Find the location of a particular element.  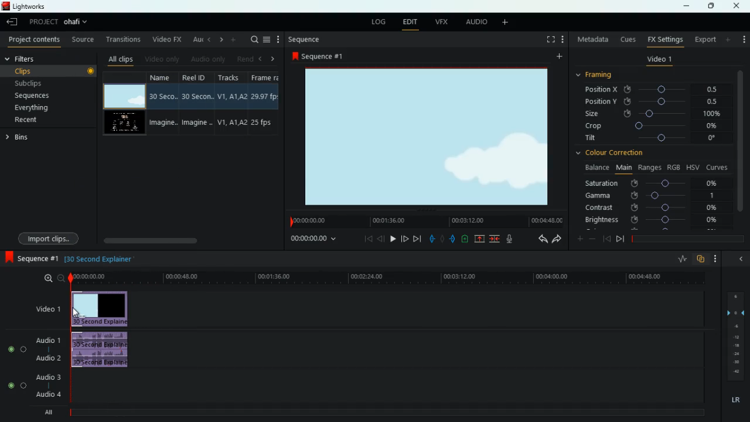

forward is located at coordinates (557, 239).